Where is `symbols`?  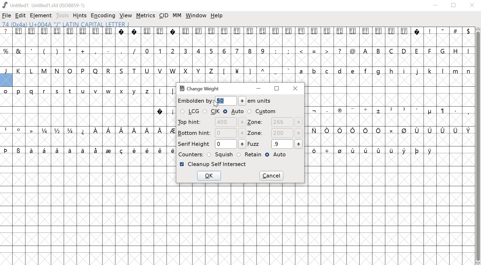 symbols is located at coordinates (256, 71).